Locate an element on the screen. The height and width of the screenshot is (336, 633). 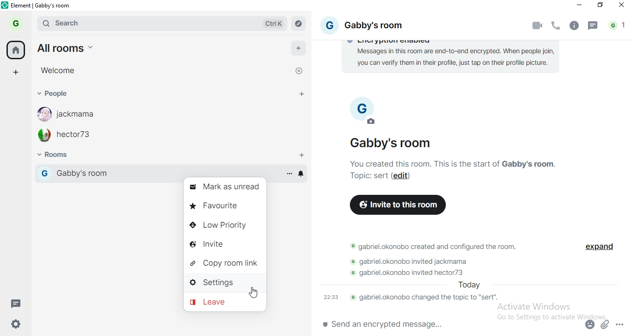
topic is located at coordinates (368, 176).